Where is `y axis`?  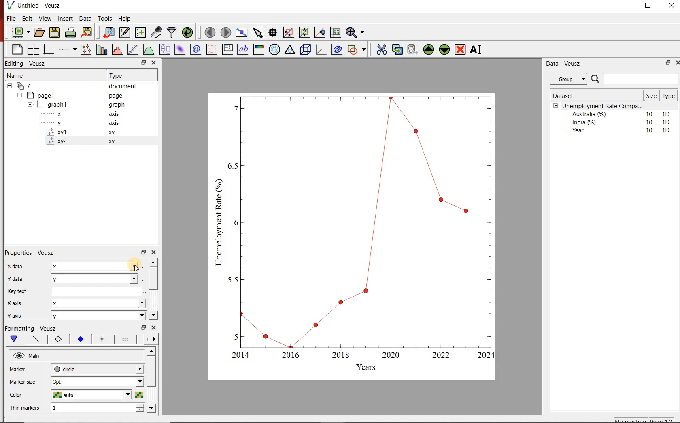 y axis is located at coordinates (87, 123).